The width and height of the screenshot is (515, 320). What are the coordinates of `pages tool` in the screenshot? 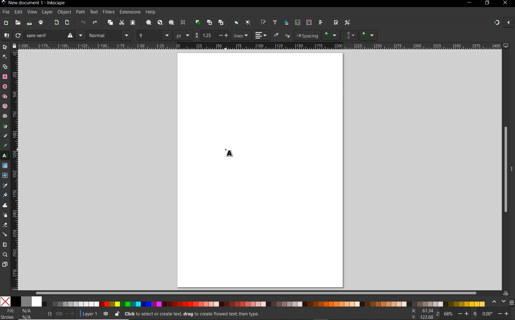 It's located at (5, 265).